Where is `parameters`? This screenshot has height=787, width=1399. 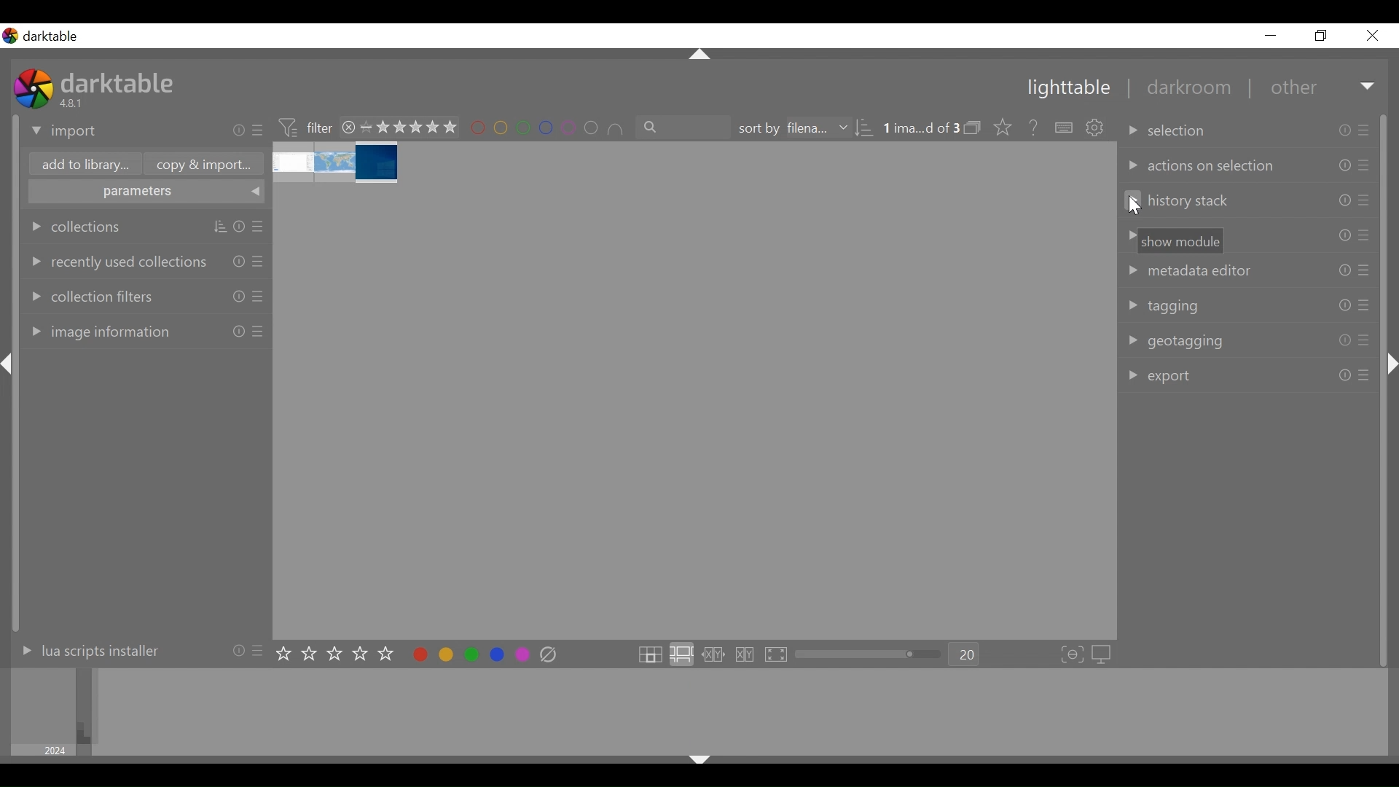 parameters is located at coordinates (147, 193).